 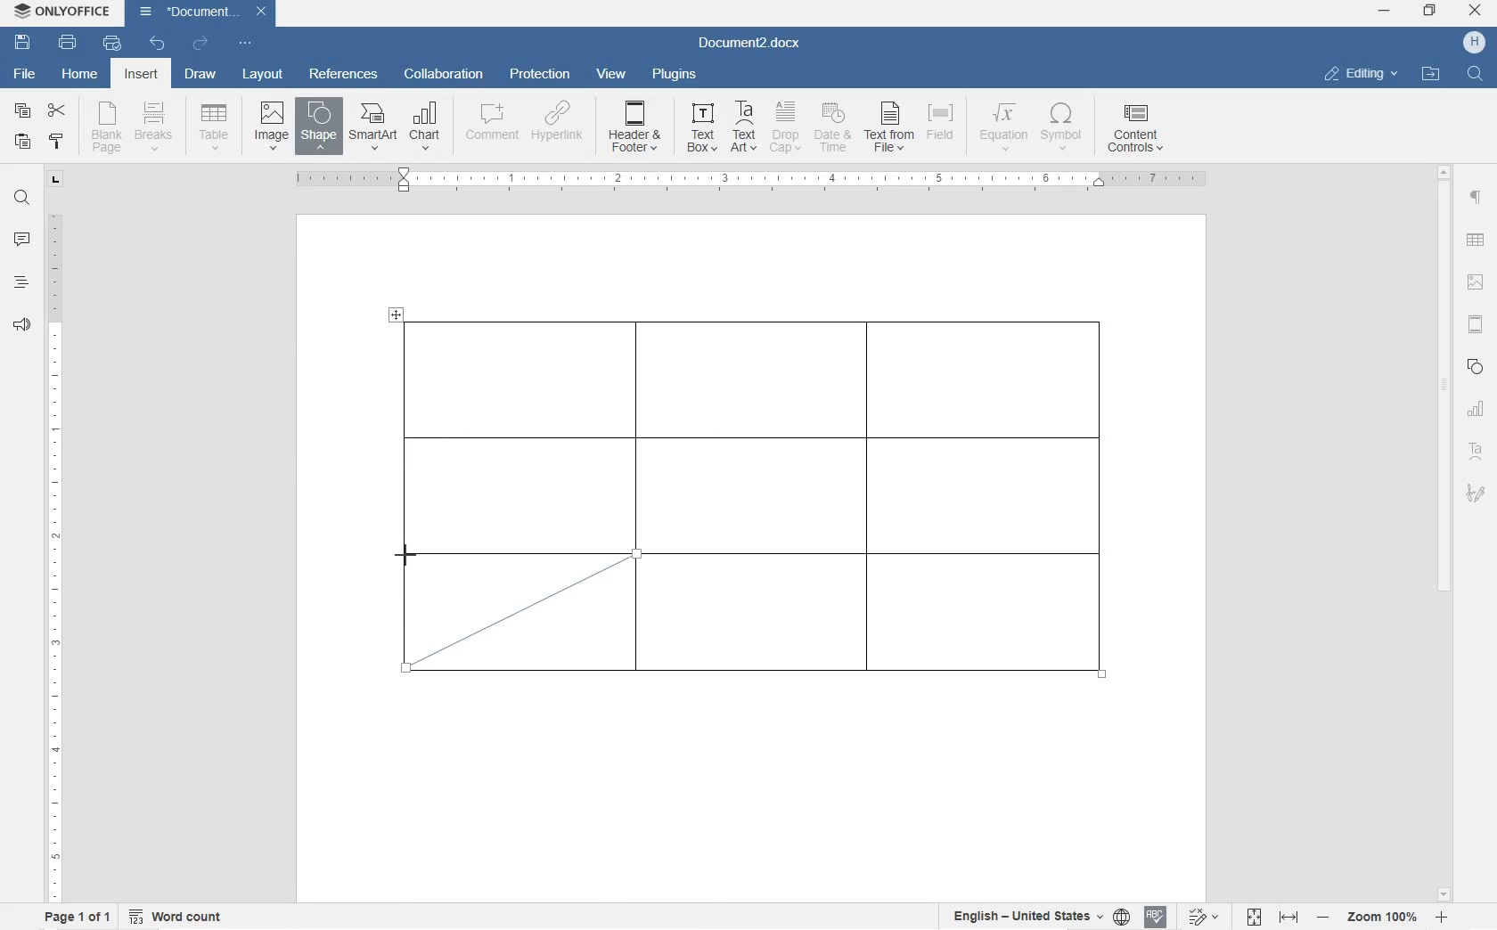 I want to click on HEADER & OOTER, so click(x=635, y=127).